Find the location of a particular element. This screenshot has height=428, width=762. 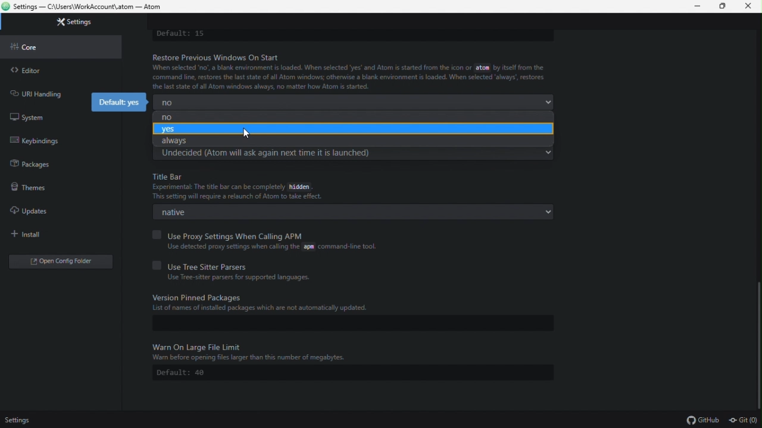

Title Bar Experimental: The tital bar can be completely hidden. This setting will require a relaunch of Atom to take effect. is located at coordinates (352, 185).